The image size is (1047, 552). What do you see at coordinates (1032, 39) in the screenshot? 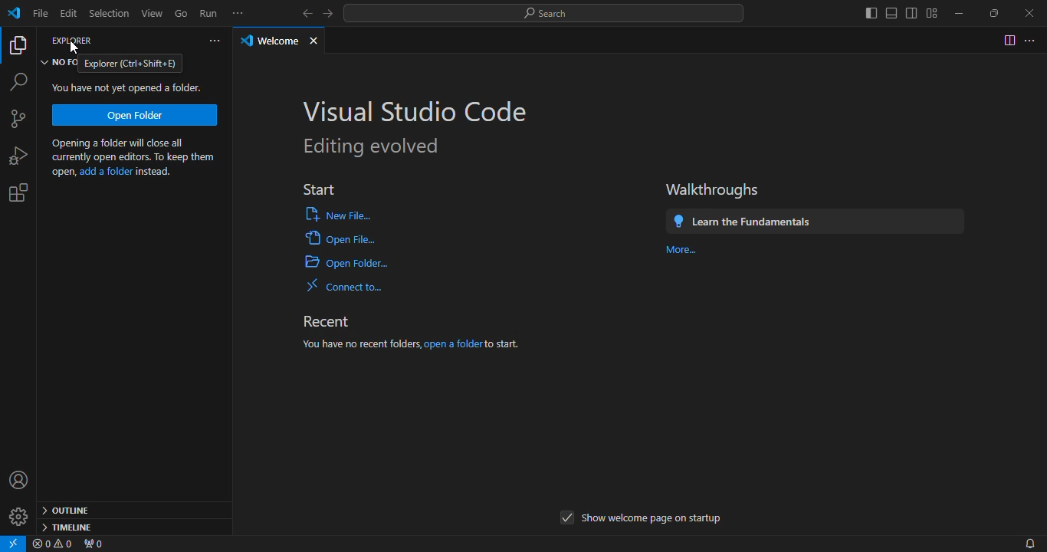
I see `more options` at bounding box center [1032, 39].